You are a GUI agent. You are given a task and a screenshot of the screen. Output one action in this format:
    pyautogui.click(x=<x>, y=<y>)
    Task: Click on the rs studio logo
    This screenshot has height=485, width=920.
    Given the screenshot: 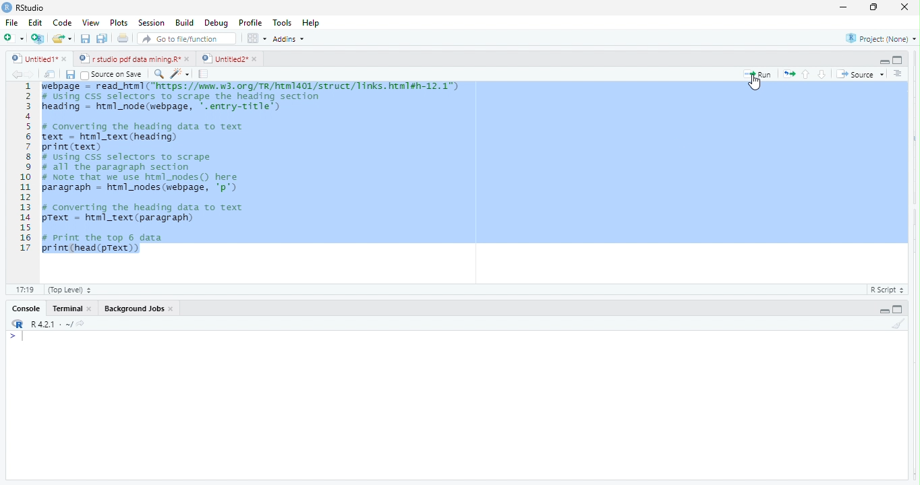 What is the action you would take?
    pyautogui.click(x=18, y=324)
    